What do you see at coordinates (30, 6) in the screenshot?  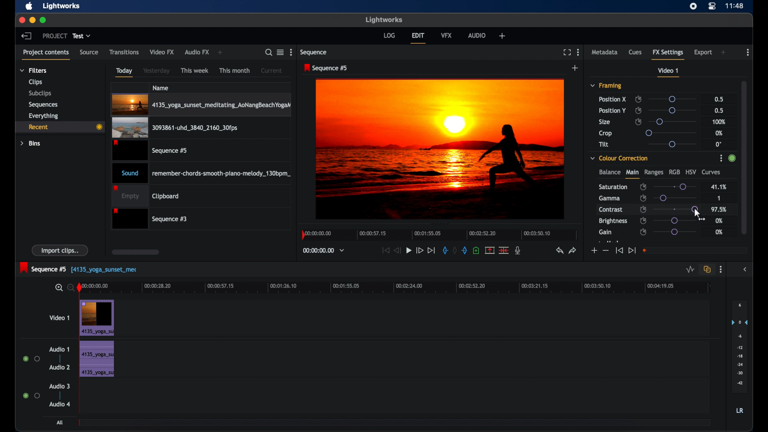 I see `apple icon` at bounding box center [30, 6].